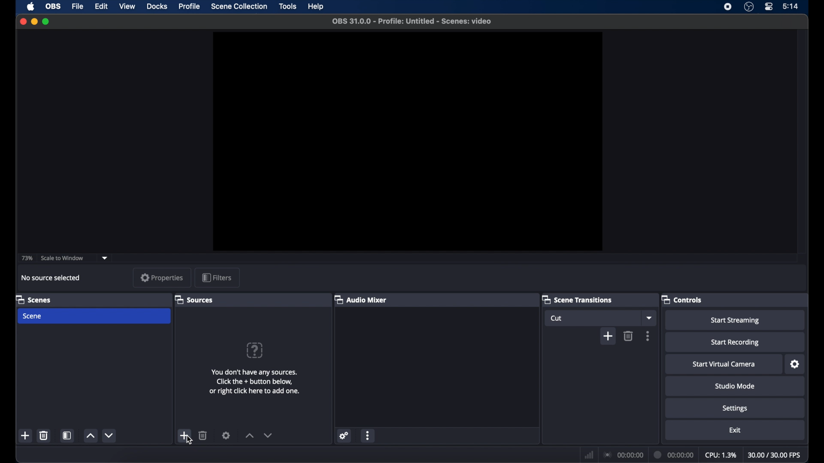 This screenshot has height=463, width=824. What do you see at coordinates (343, 435) in the screenshot?
I see `settings` at bounding box center [343, 435].